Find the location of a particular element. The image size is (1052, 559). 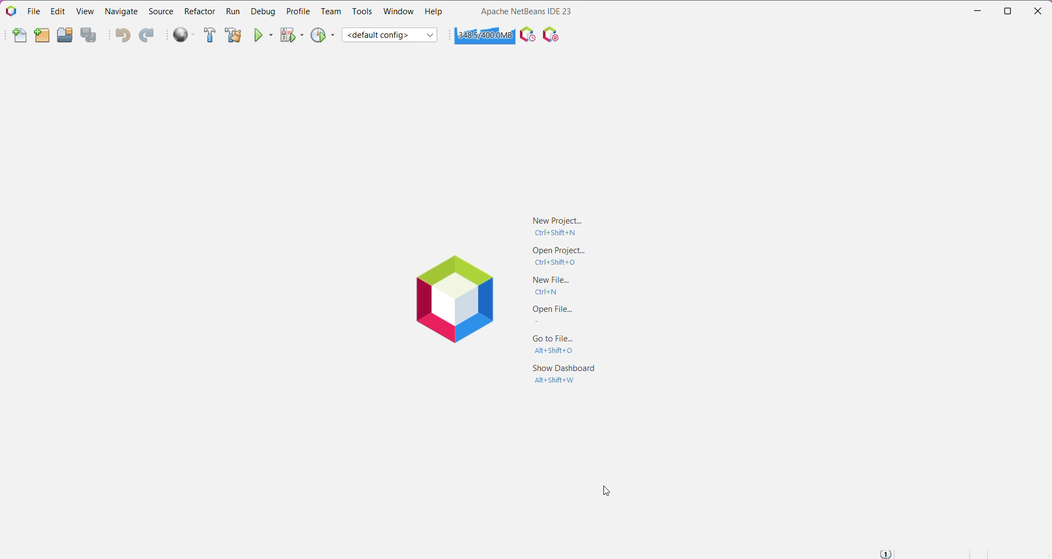

File is located at coordinates (34, 12).